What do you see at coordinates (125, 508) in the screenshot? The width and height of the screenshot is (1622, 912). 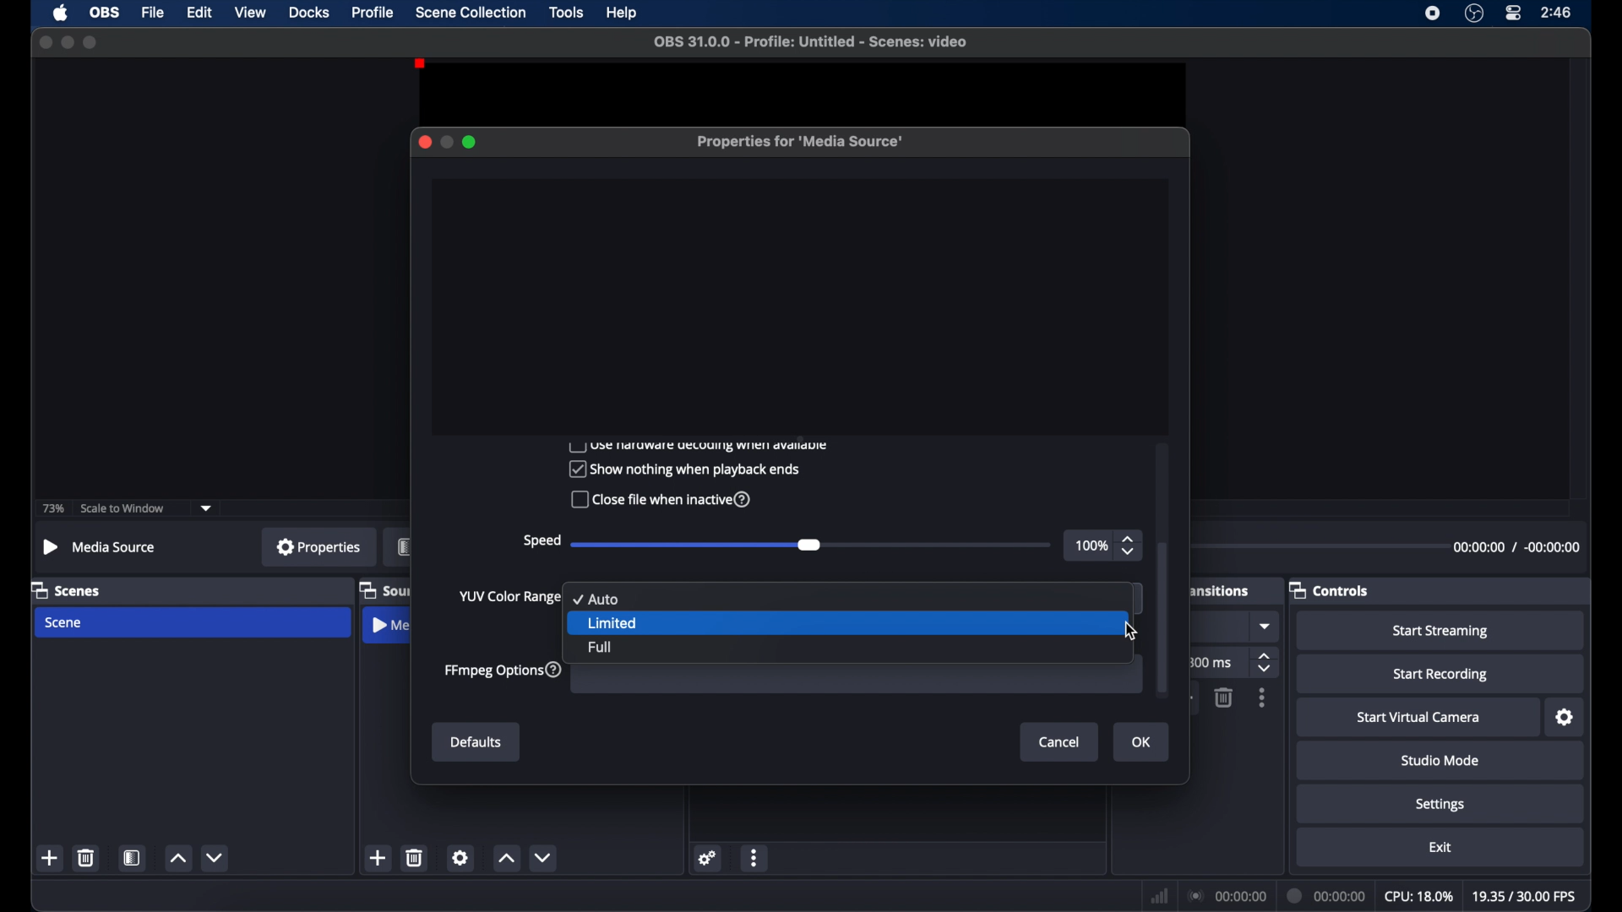 I see `scale to window` at bounding box center [125, 508].